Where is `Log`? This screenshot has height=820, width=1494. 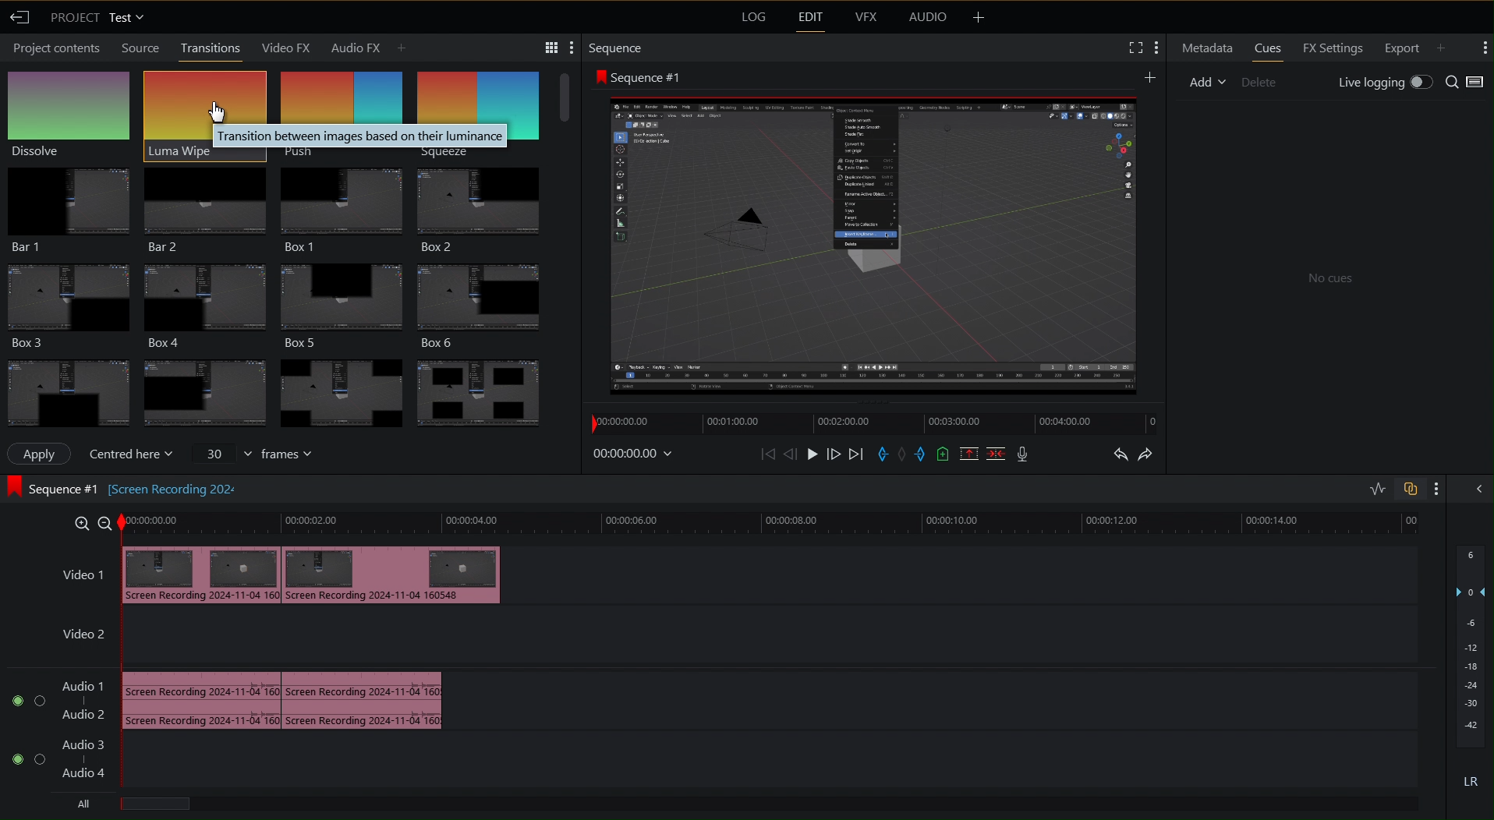
Log is located at coordinates (752, 18).